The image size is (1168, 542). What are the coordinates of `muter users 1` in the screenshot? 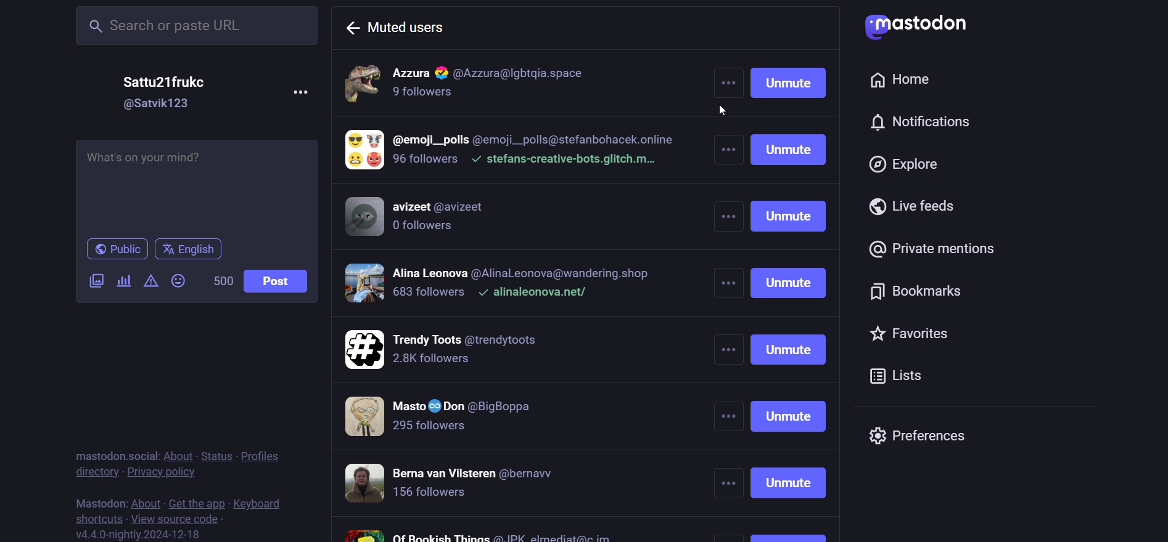 It's located at (517, 80).